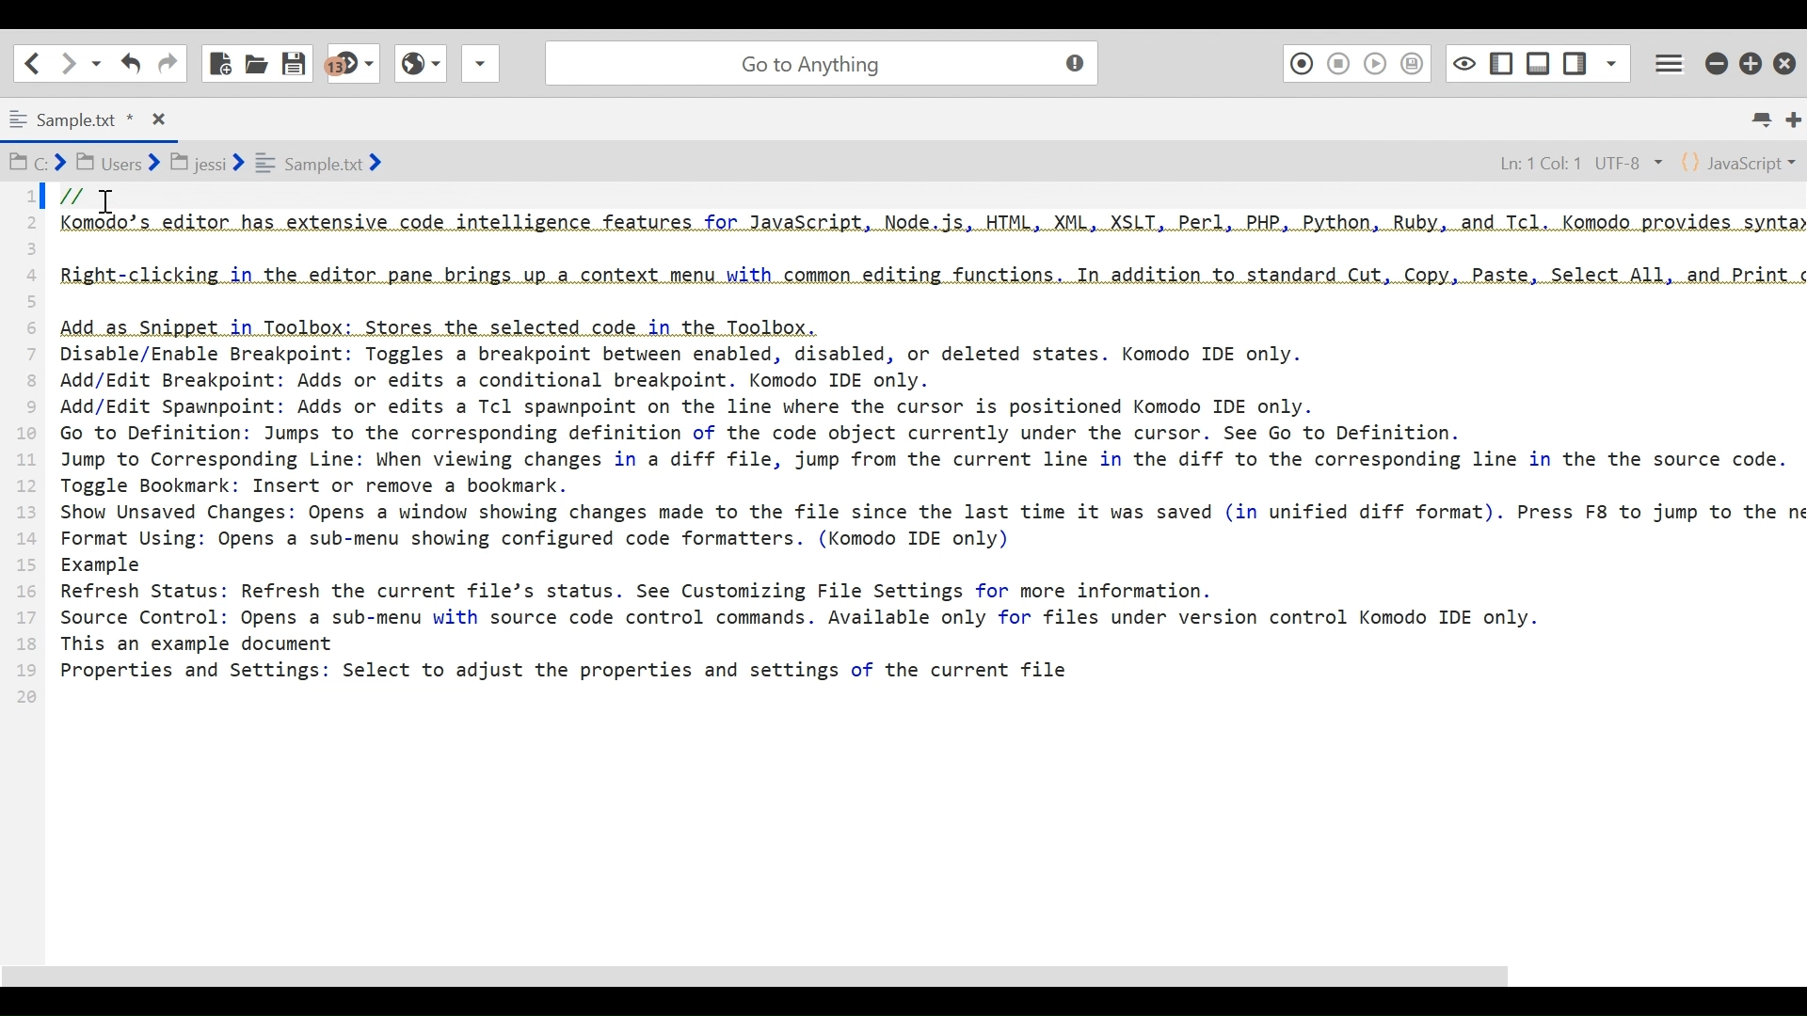 This screenshot has height=1016, width=1807. I want to click on dropdown, so click(480, 69).